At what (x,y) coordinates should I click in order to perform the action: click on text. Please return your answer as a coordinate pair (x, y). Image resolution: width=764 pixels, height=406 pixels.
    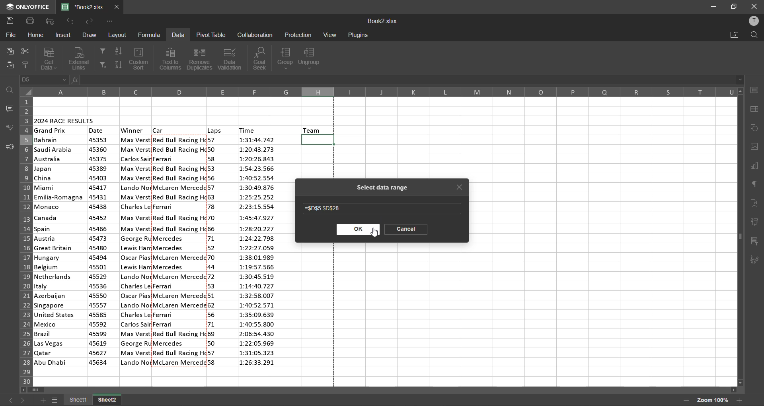
    Looking at the image, I should click on (755, 203).